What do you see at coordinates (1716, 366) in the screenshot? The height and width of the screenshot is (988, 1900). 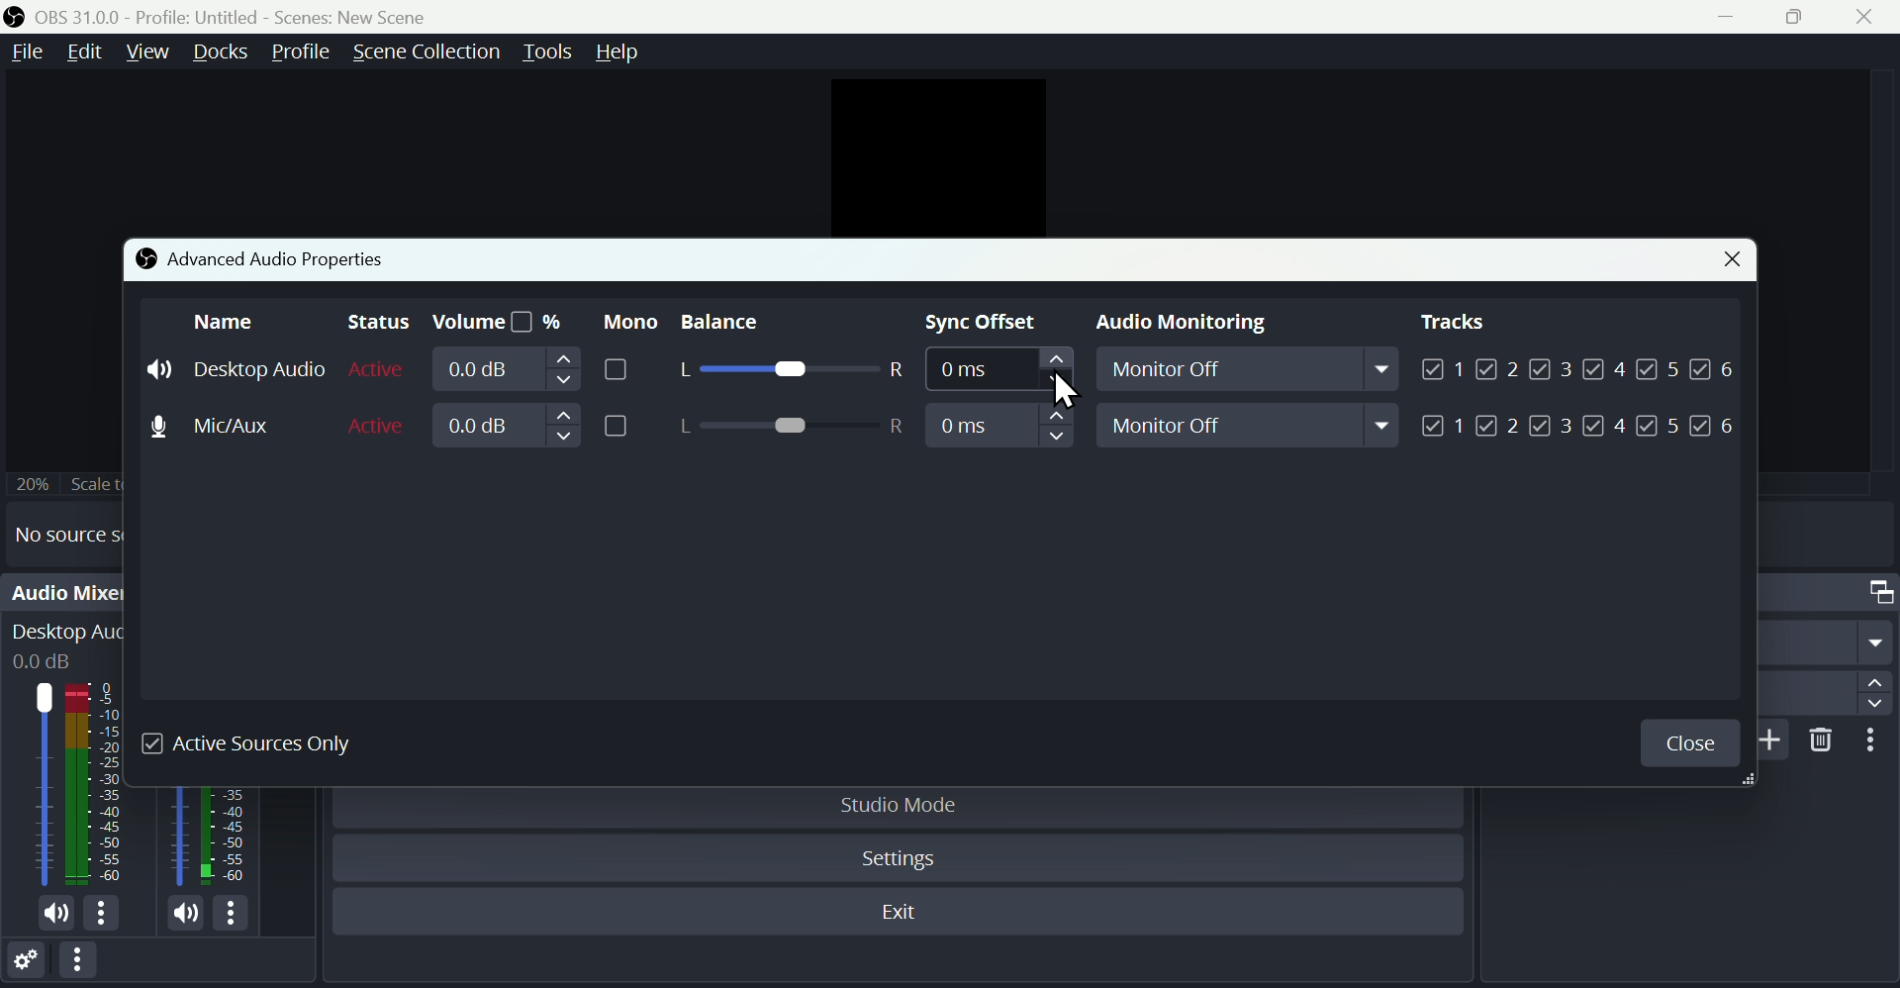 I see `(un)check Track 6` at bounding box center [1716, 366].